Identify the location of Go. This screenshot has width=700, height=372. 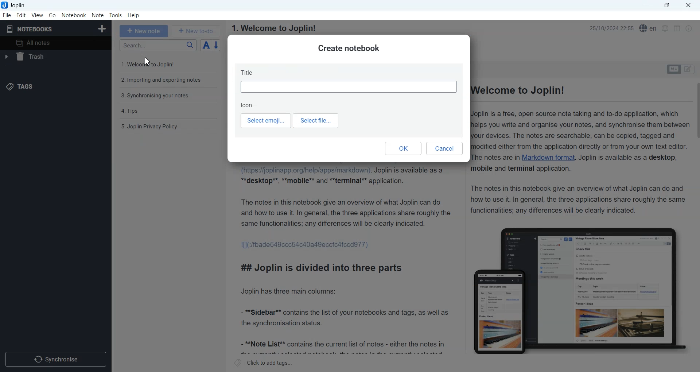
(53, 15).